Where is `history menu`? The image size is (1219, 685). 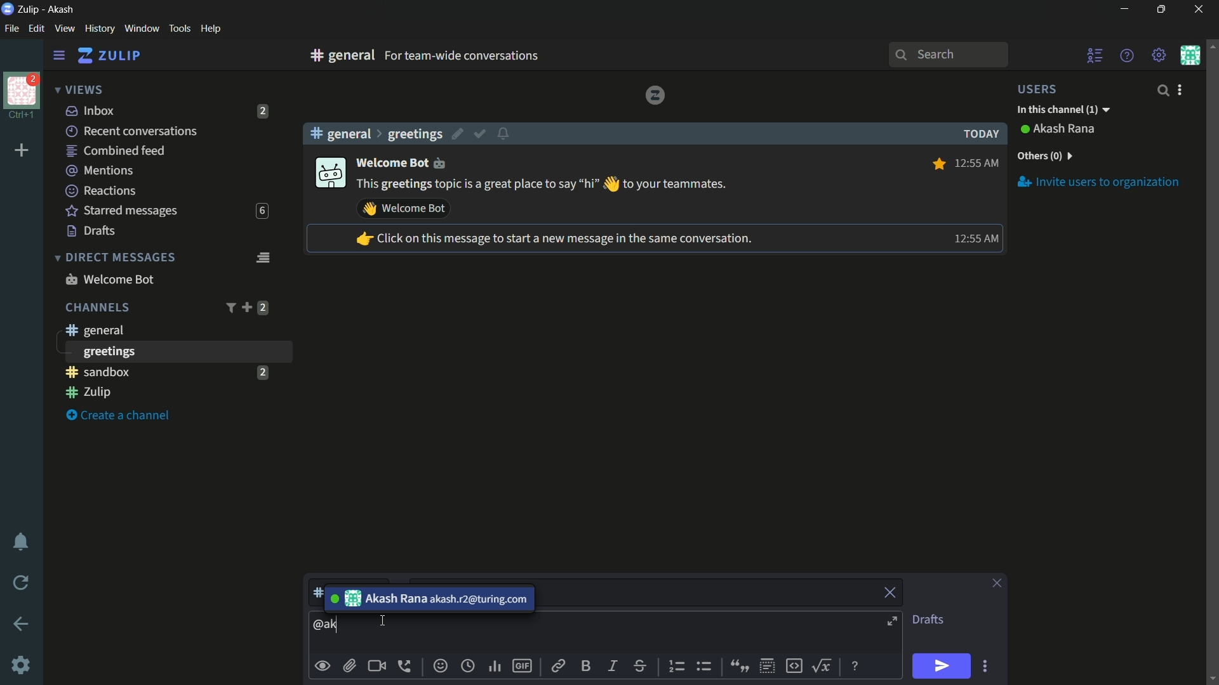
history menu is located at coordinates (100, 28).